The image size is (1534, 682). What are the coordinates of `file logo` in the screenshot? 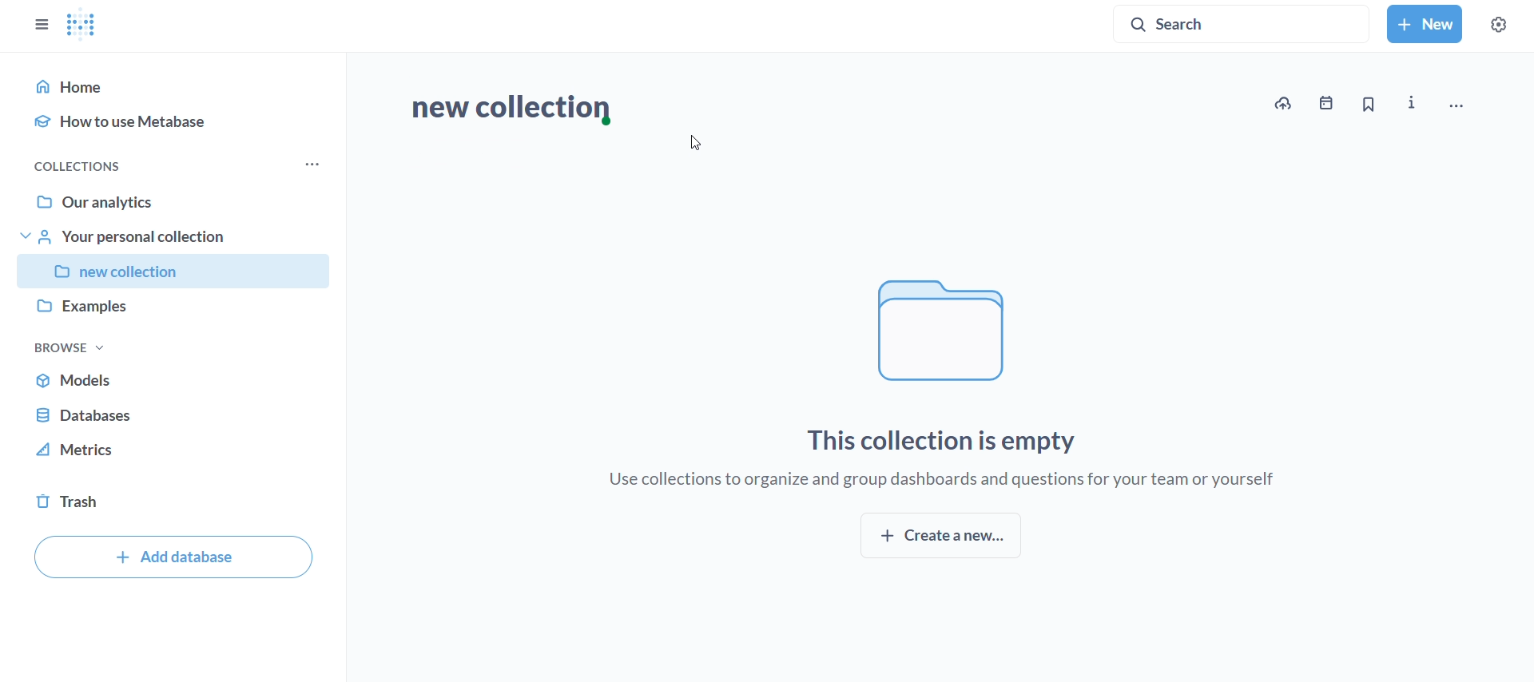 It's located at (947, 331).